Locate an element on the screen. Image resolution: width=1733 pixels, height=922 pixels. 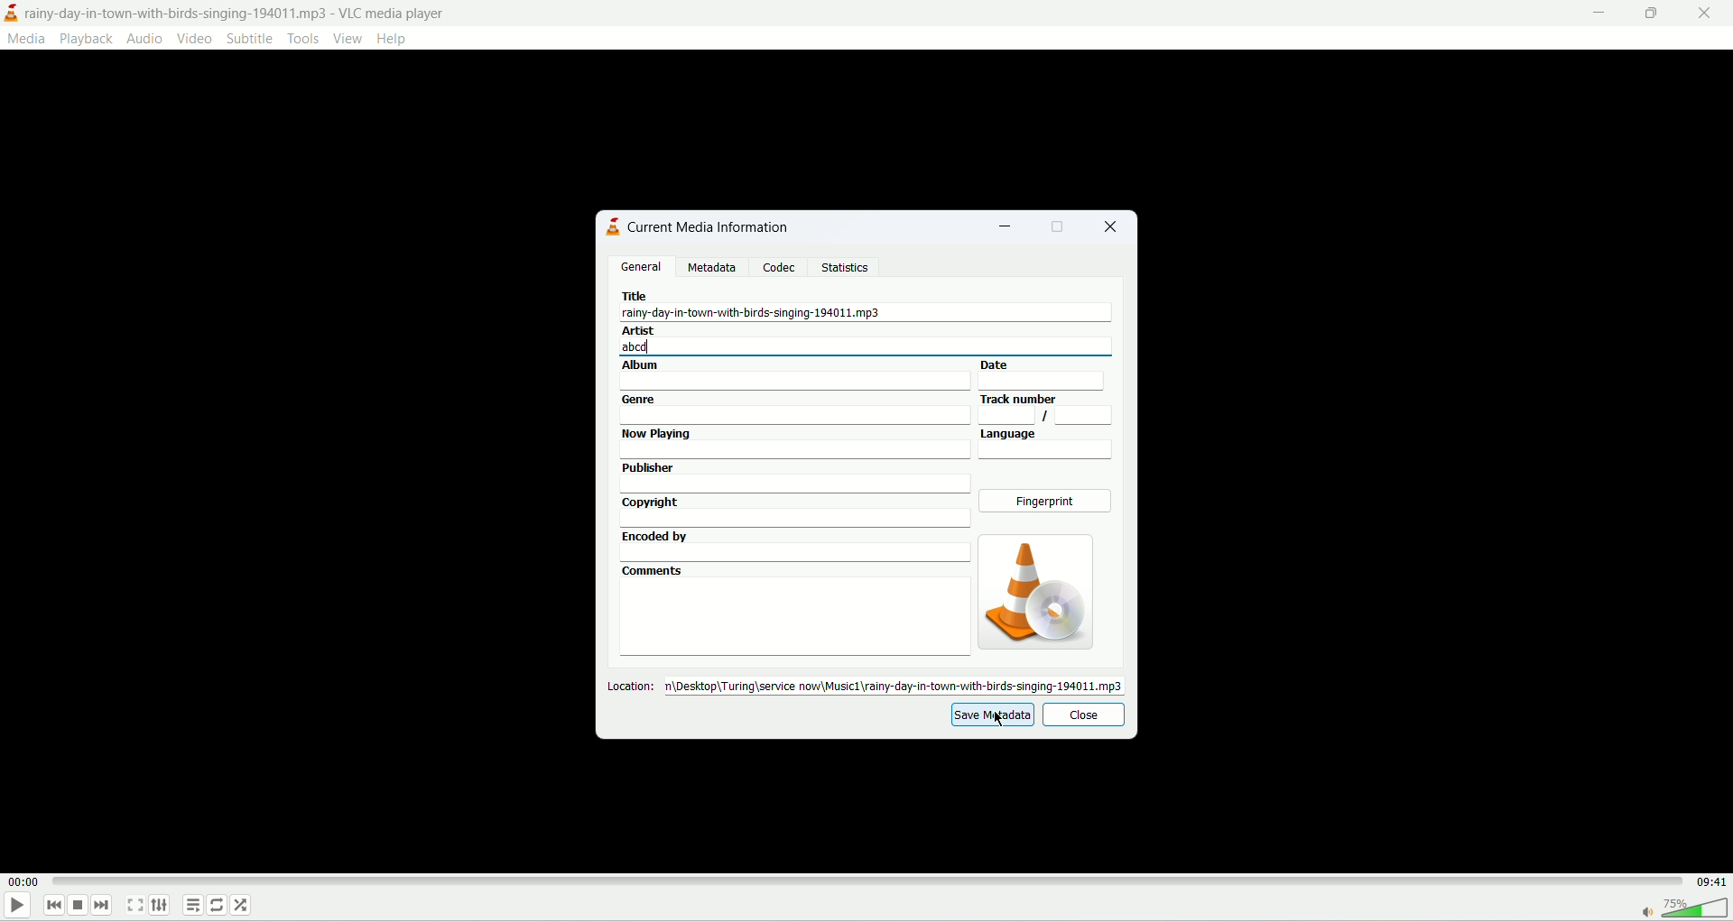
maximize is located at coordinates (1653, 16).